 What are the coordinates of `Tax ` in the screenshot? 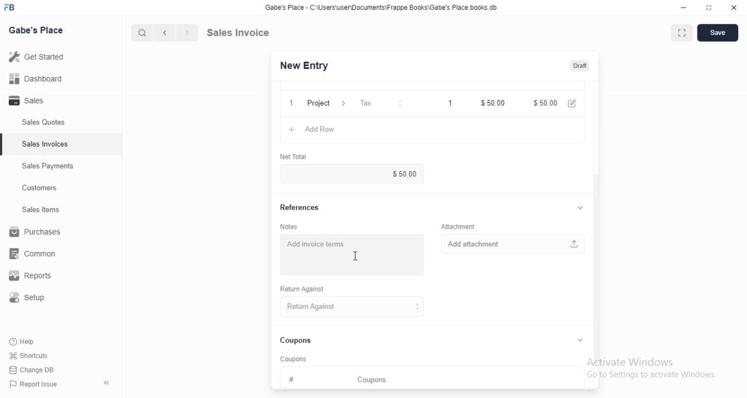 It's located at (377, 103).